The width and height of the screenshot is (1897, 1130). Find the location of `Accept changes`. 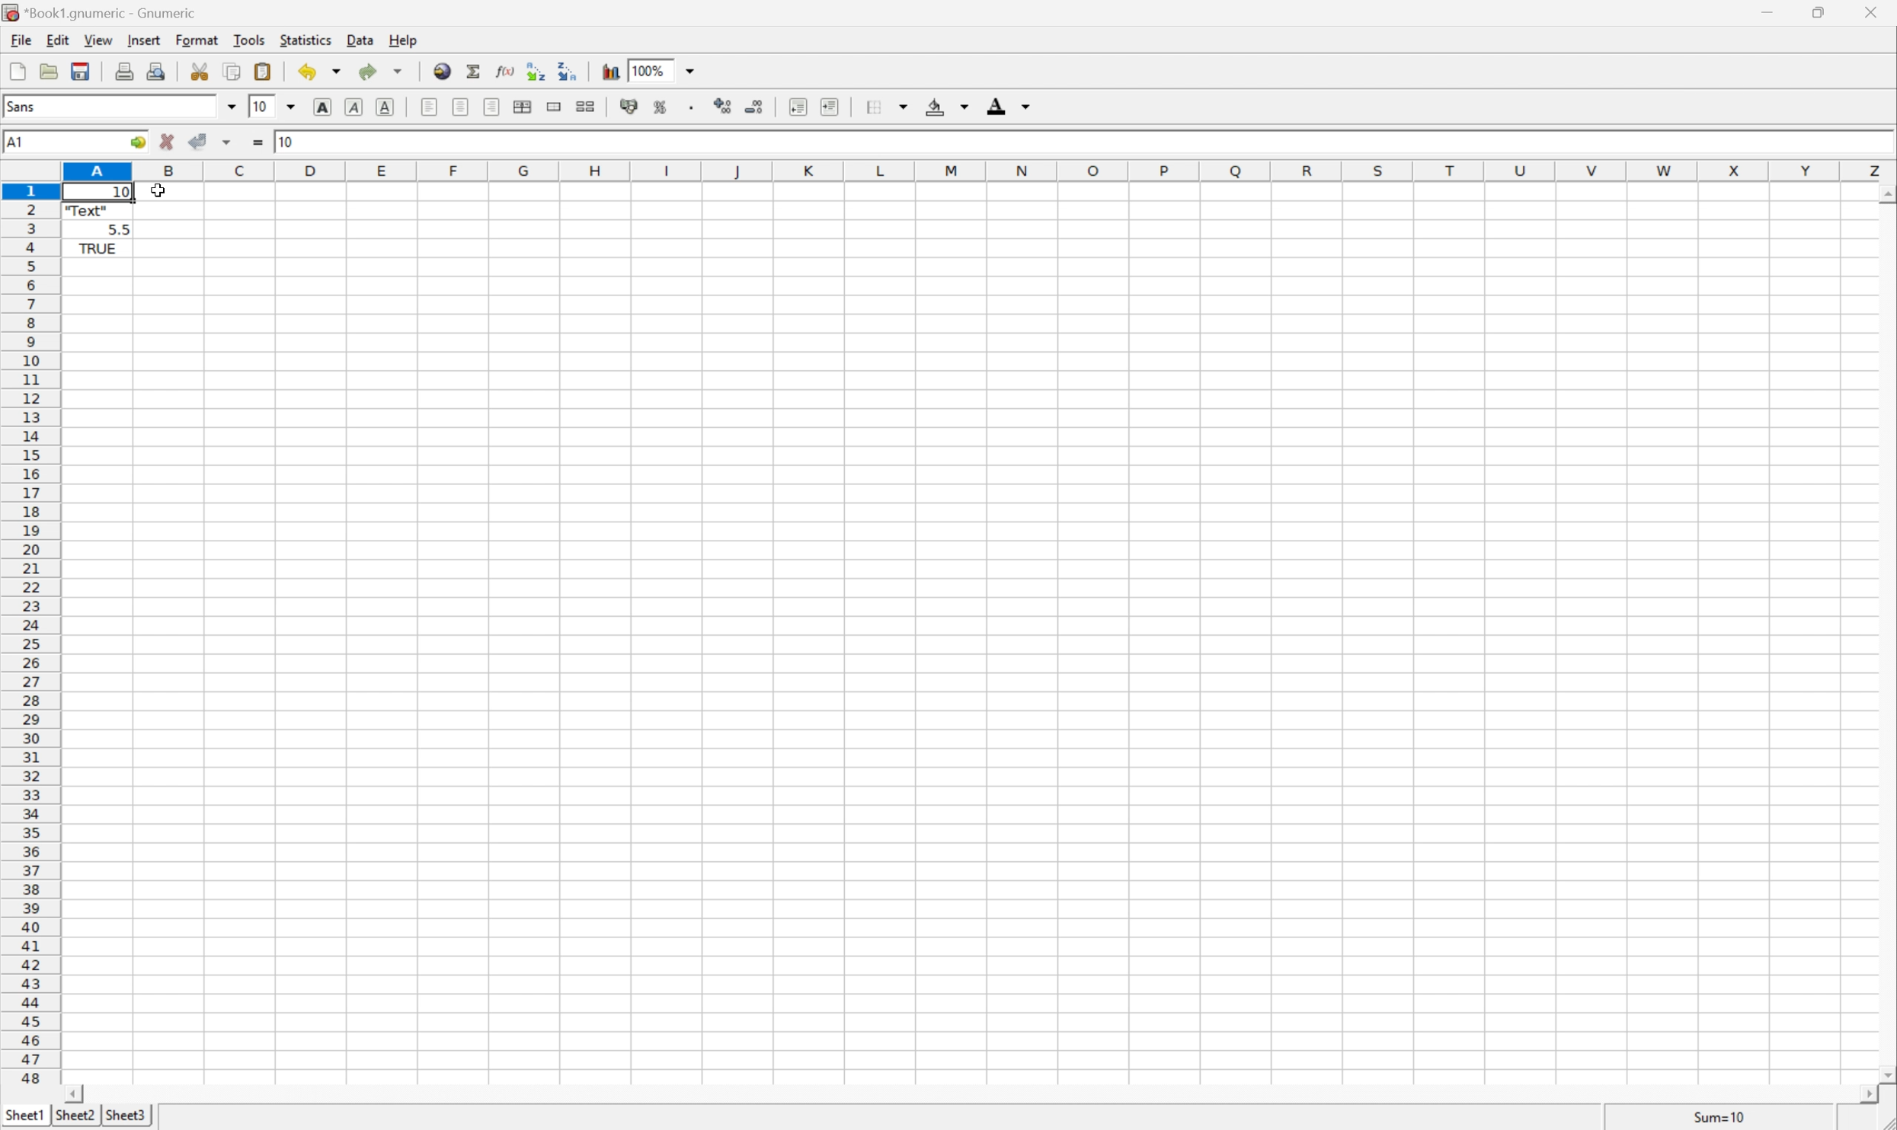

Accept changes is located at coordinates (200, 139).